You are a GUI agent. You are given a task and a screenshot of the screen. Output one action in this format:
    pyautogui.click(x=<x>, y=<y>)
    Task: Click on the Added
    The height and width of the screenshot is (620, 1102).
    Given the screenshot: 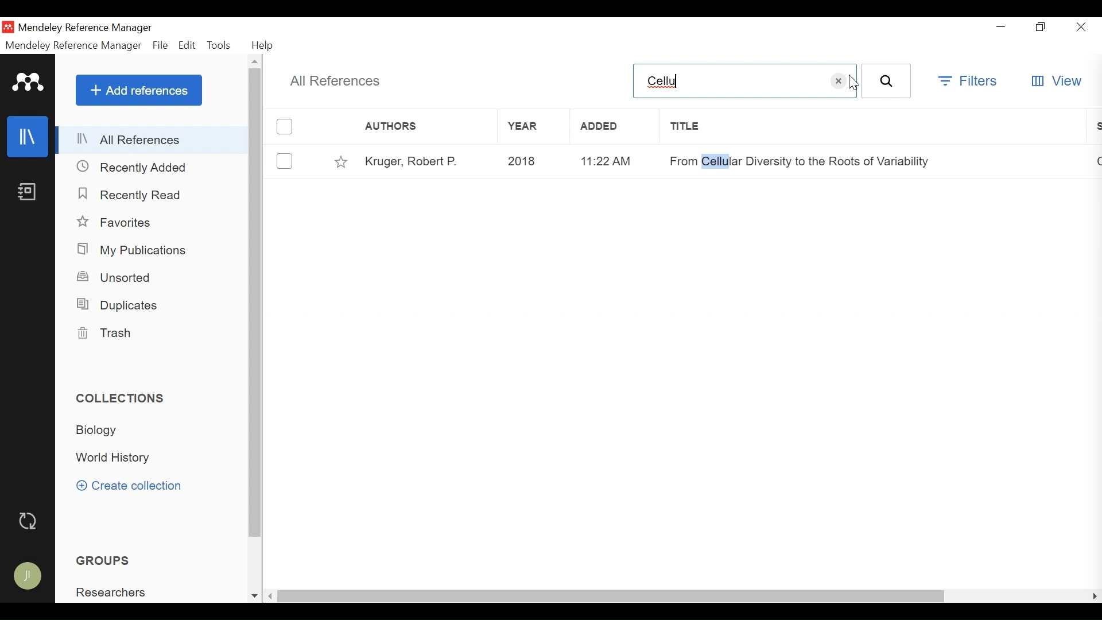 What is the action you would take?
    pyautogui.click(x=612, y=126)
    